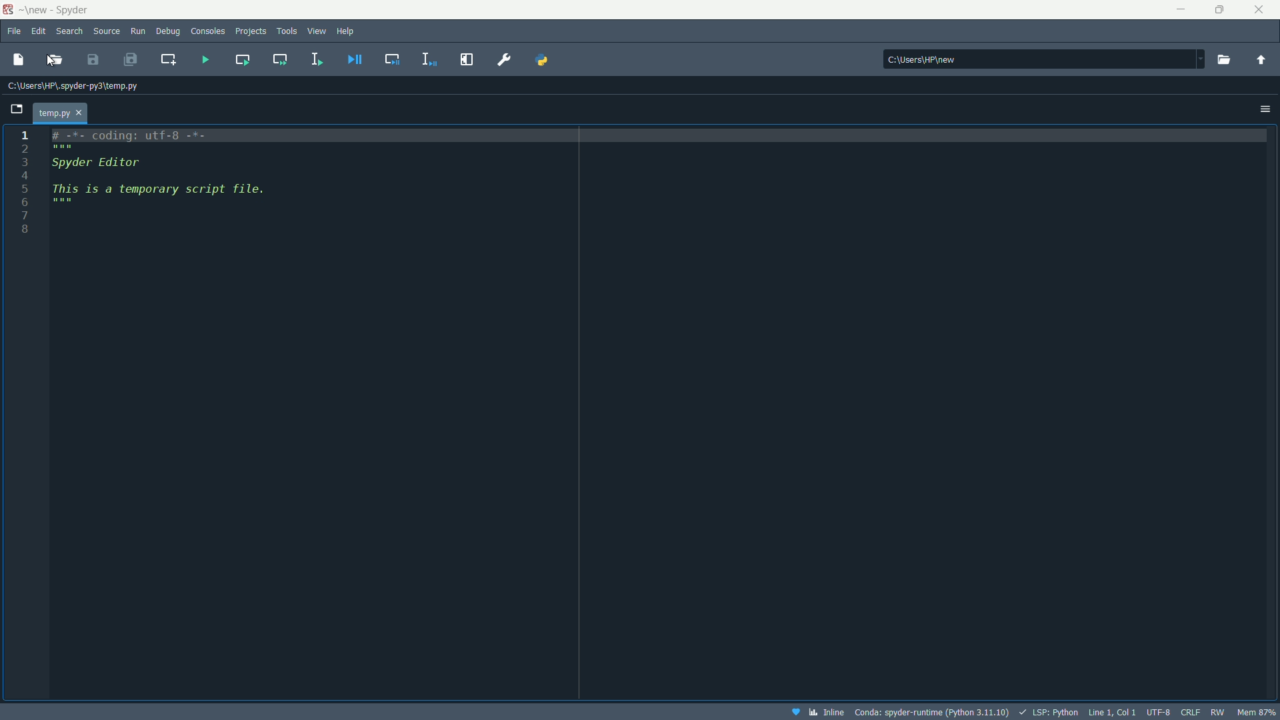 The width and height of the screenshot is (1280, 720). I want to click on file encoding, so click(1159, 712).